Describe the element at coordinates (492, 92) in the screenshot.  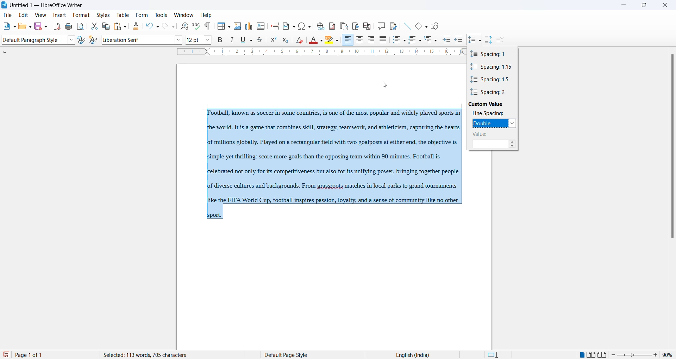
I see `spacing value 2` at that location.